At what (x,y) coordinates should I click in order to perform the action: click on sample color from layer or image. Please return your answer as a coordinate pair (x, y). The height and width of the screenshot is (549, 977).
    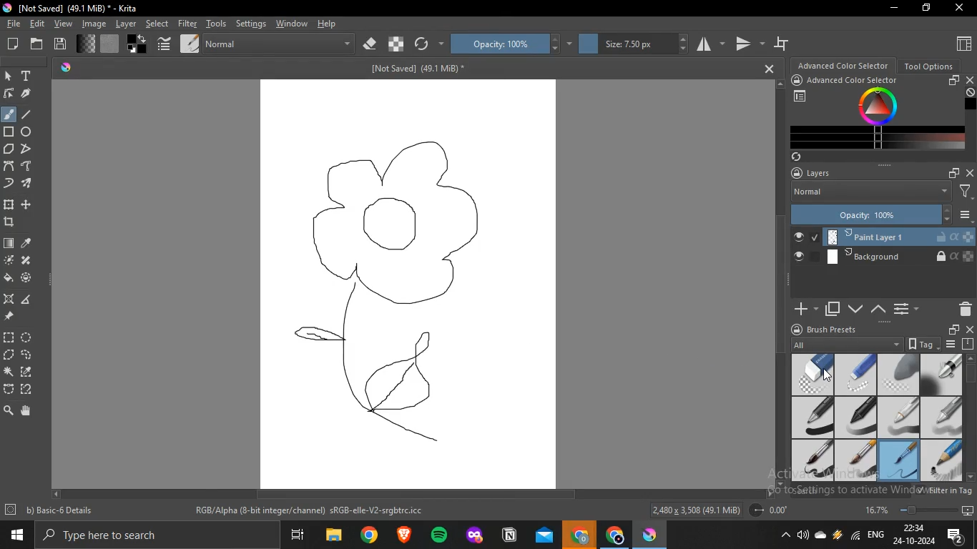
    Looking at the image, I should click on (27, 244).